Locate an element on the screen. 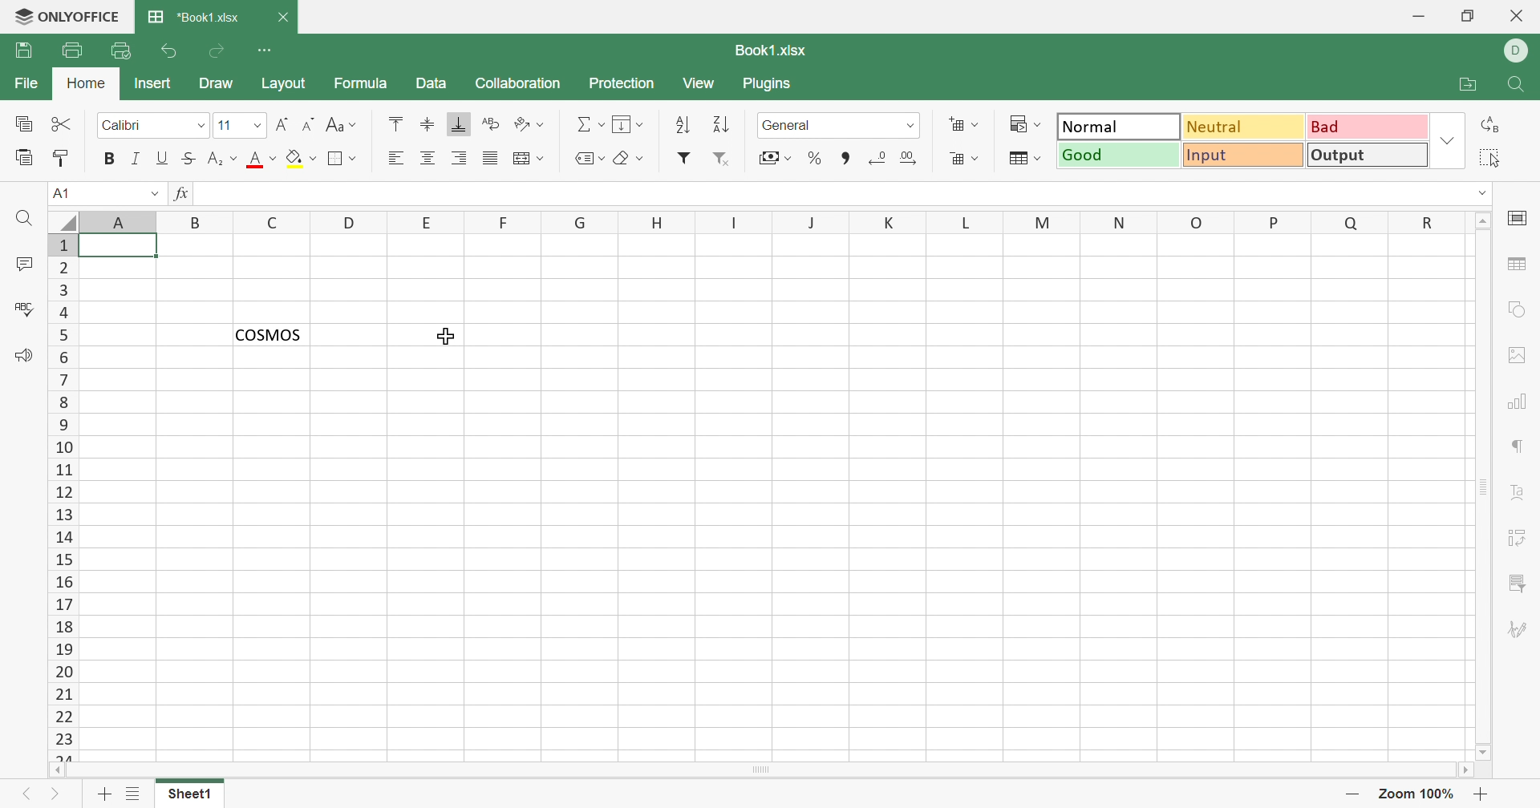 The width and height of the screenshot is (1540, 808). Align top is located at coordinates (399, 125).